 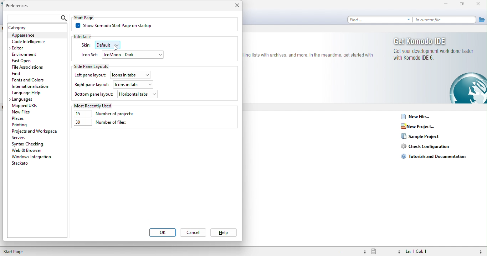 I want to click on mapped urls, so click(x=27, y=106).